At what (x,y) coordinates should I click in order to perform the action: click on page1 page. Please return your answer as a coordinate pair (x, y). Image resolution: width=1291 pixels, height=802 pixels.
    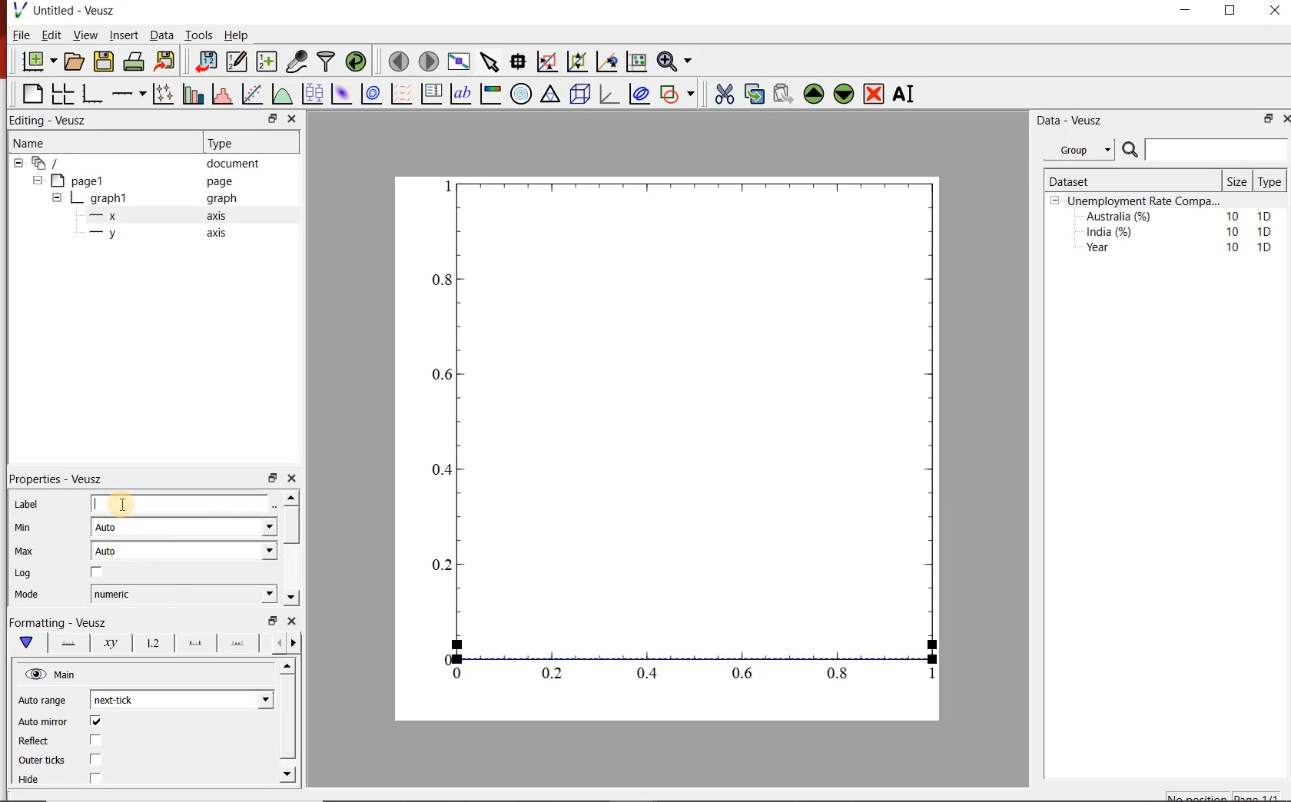
    Looking at the image, I should click on (148, 181).